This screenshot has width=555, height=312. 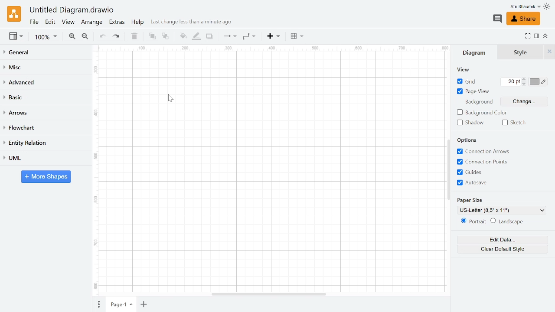 I want to click on view, so click(x=462, y=70).